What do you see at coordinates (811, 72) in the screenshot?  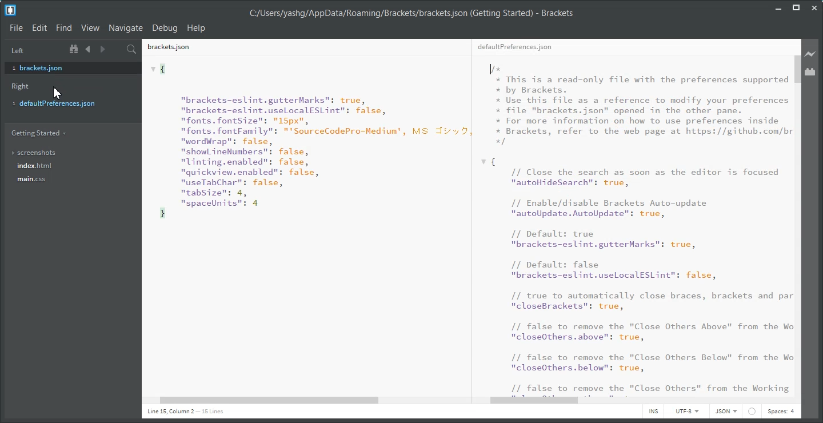 I see `Extension Manager` at bounding box center [811, 72].